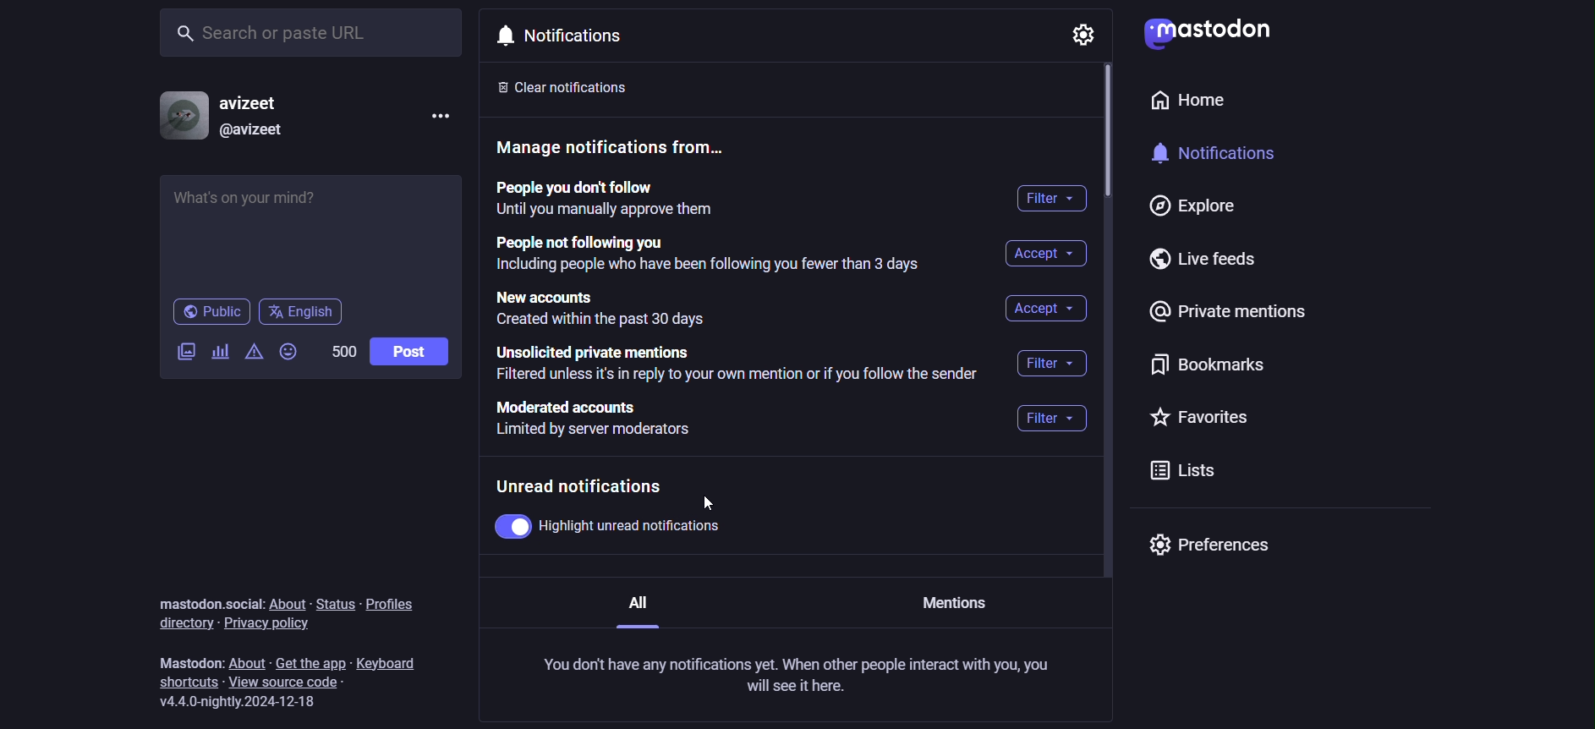 The height and width of the screenshot is (729, 1595). Describe the element at coordinates (388, 660) in the screenshot. I see `keyboard` at that location.